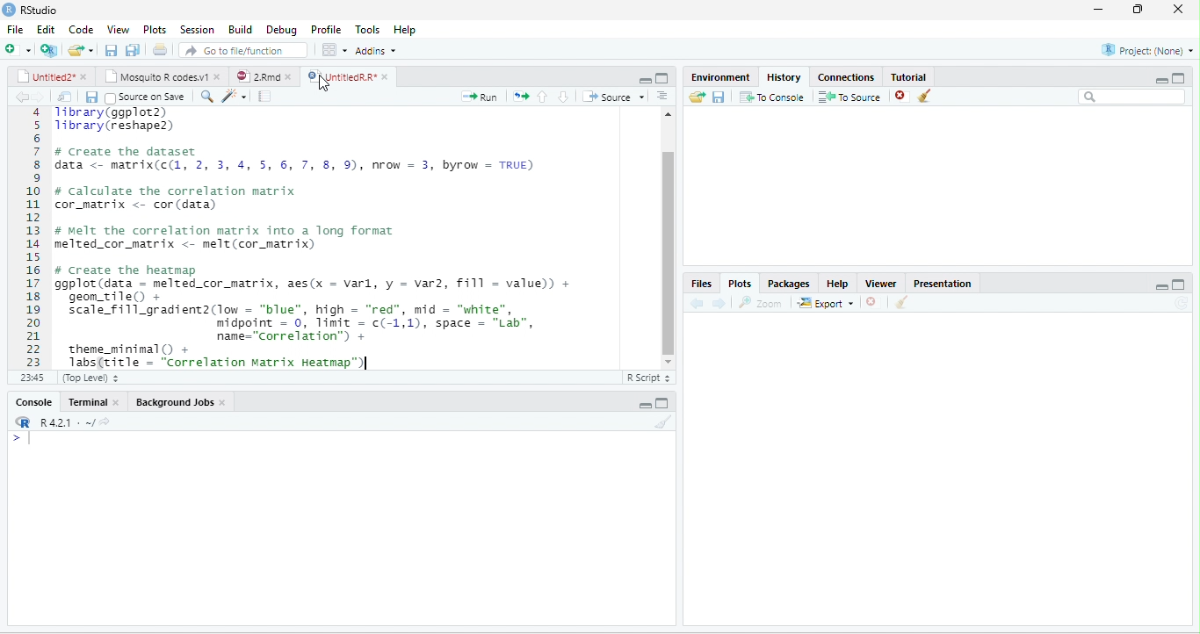 Image resolution: width=1200 pixels, height=634 pixels. I want to click on export, so click(826, 305).